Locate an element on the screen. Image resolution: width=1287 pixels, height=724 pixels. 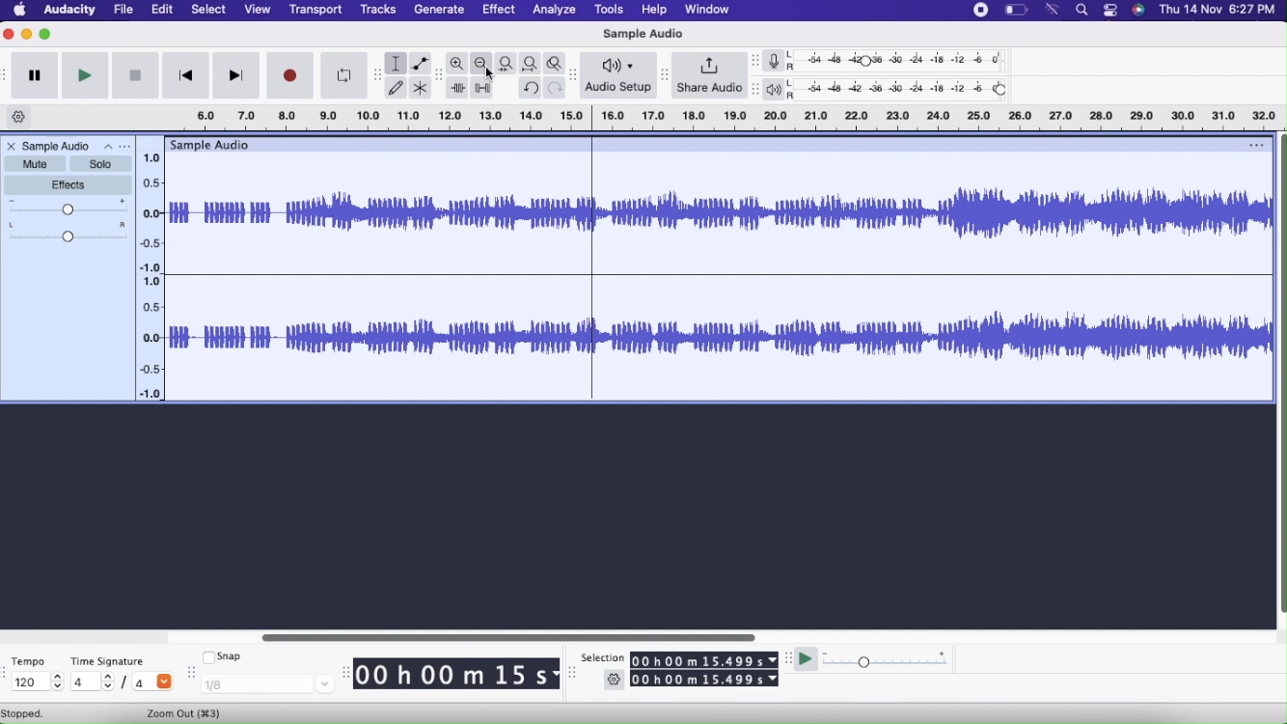
wifi is located at coordinates (1055, 11).